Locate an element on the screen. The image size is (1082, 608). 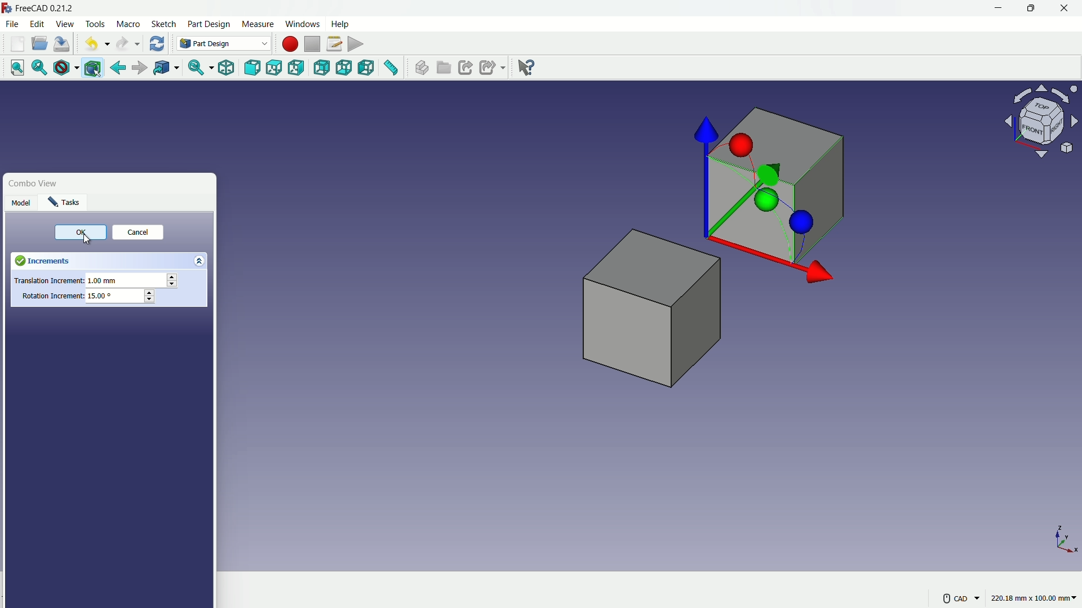
bounding box is located at coordinates (94, 69).